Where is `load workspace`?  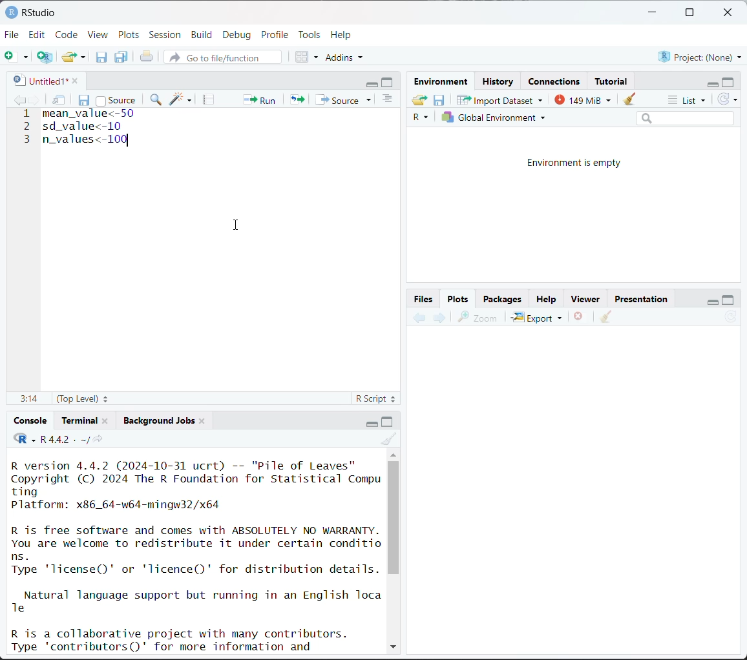
load workspace is located at coordinates (421, 101).